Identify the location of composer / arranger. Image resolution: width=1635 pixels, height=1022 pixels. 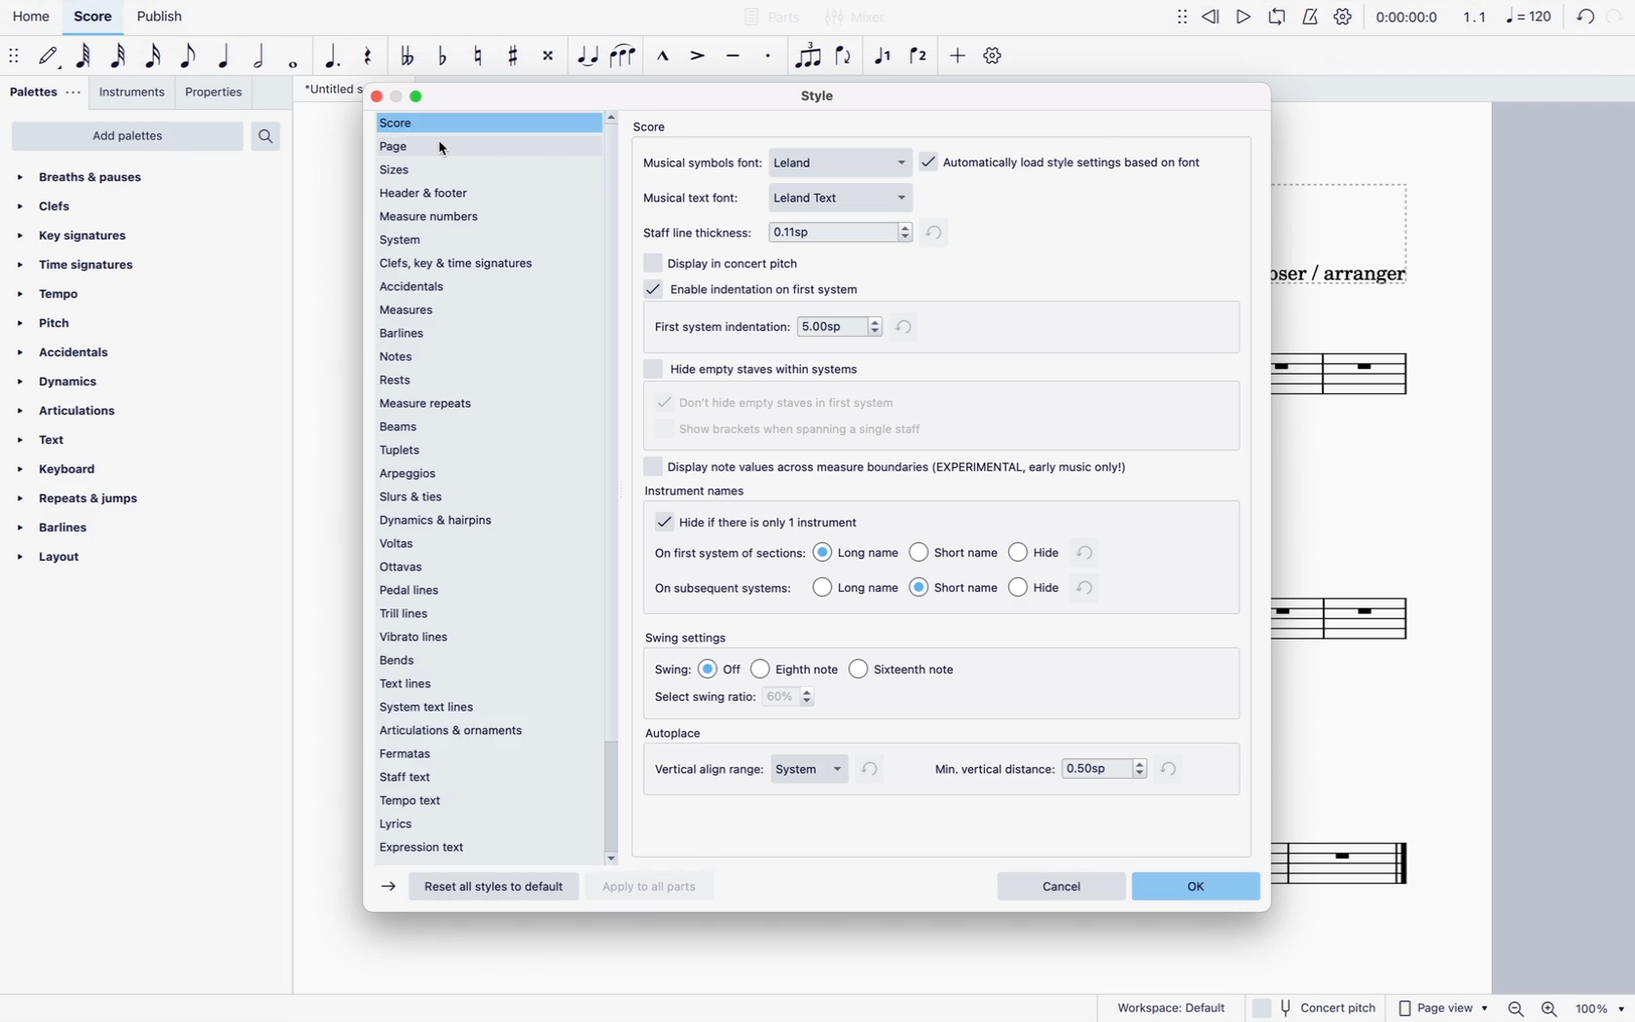
(1346, 279).